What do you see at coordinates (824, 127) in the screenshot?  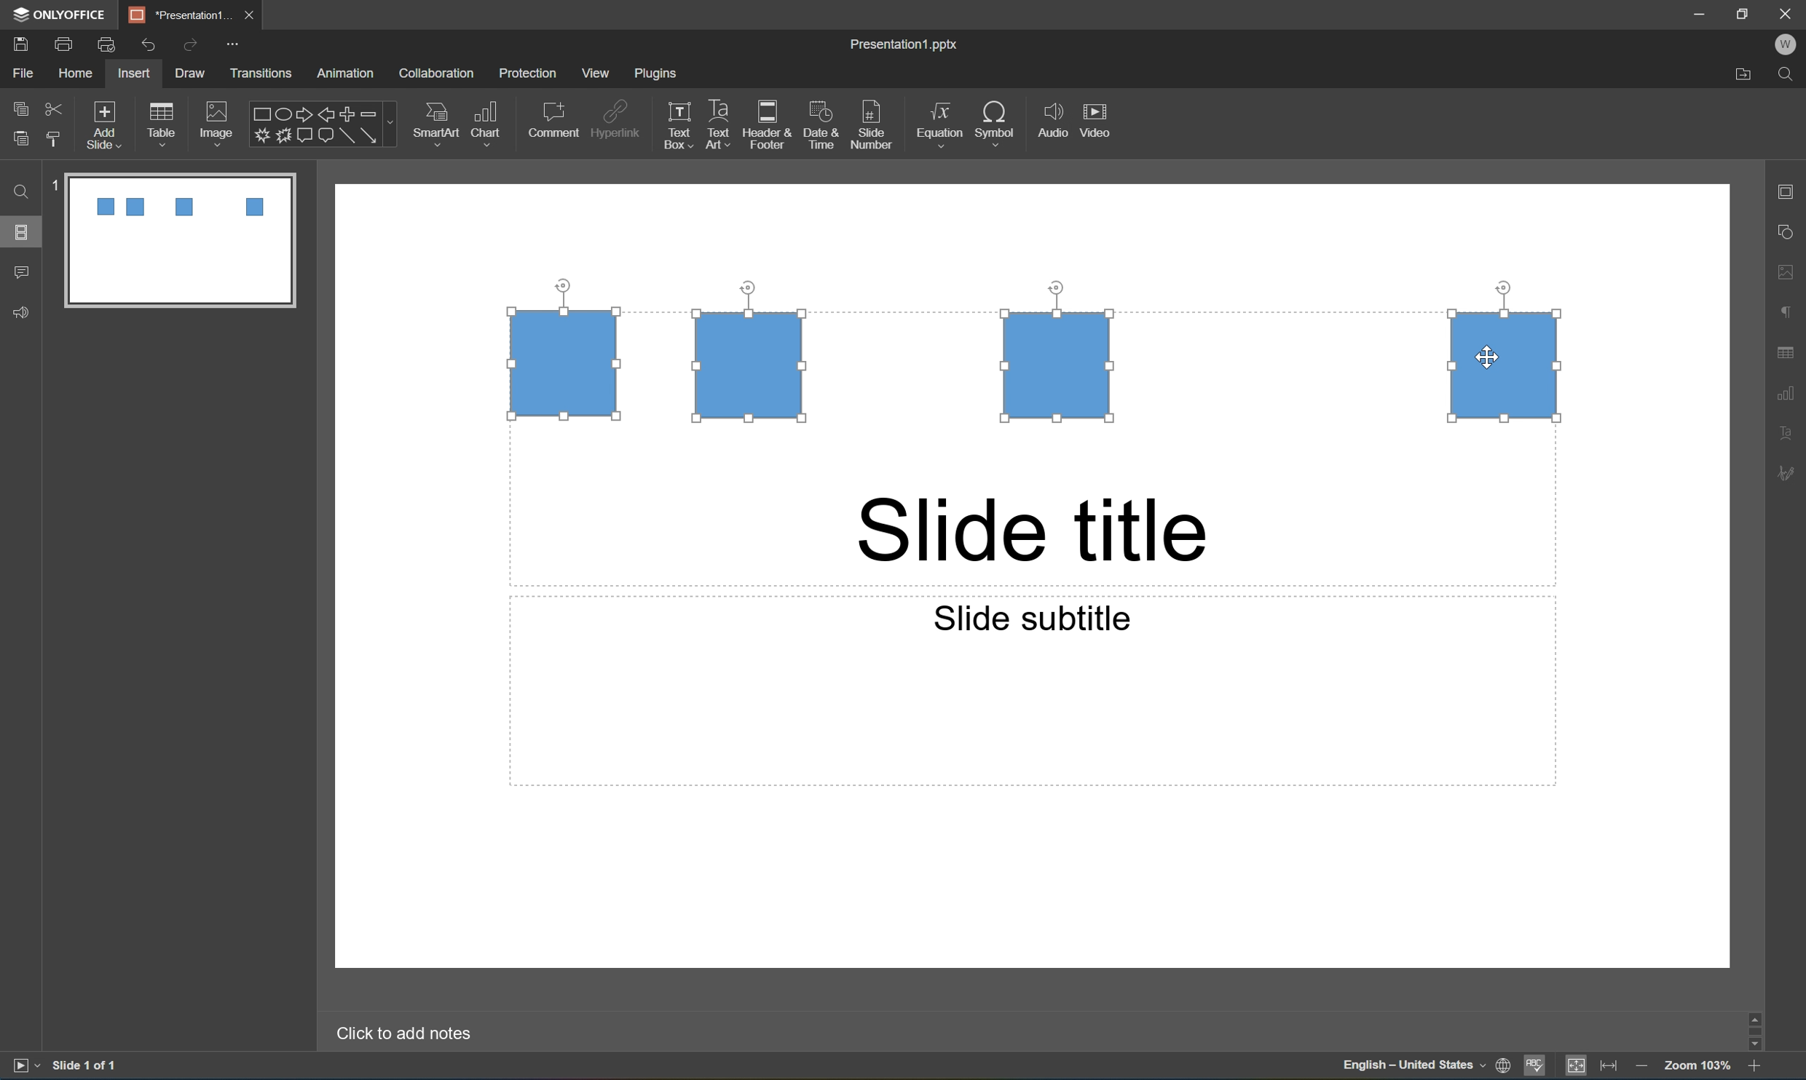 I see `date & time` at bounding box center [824, 127].